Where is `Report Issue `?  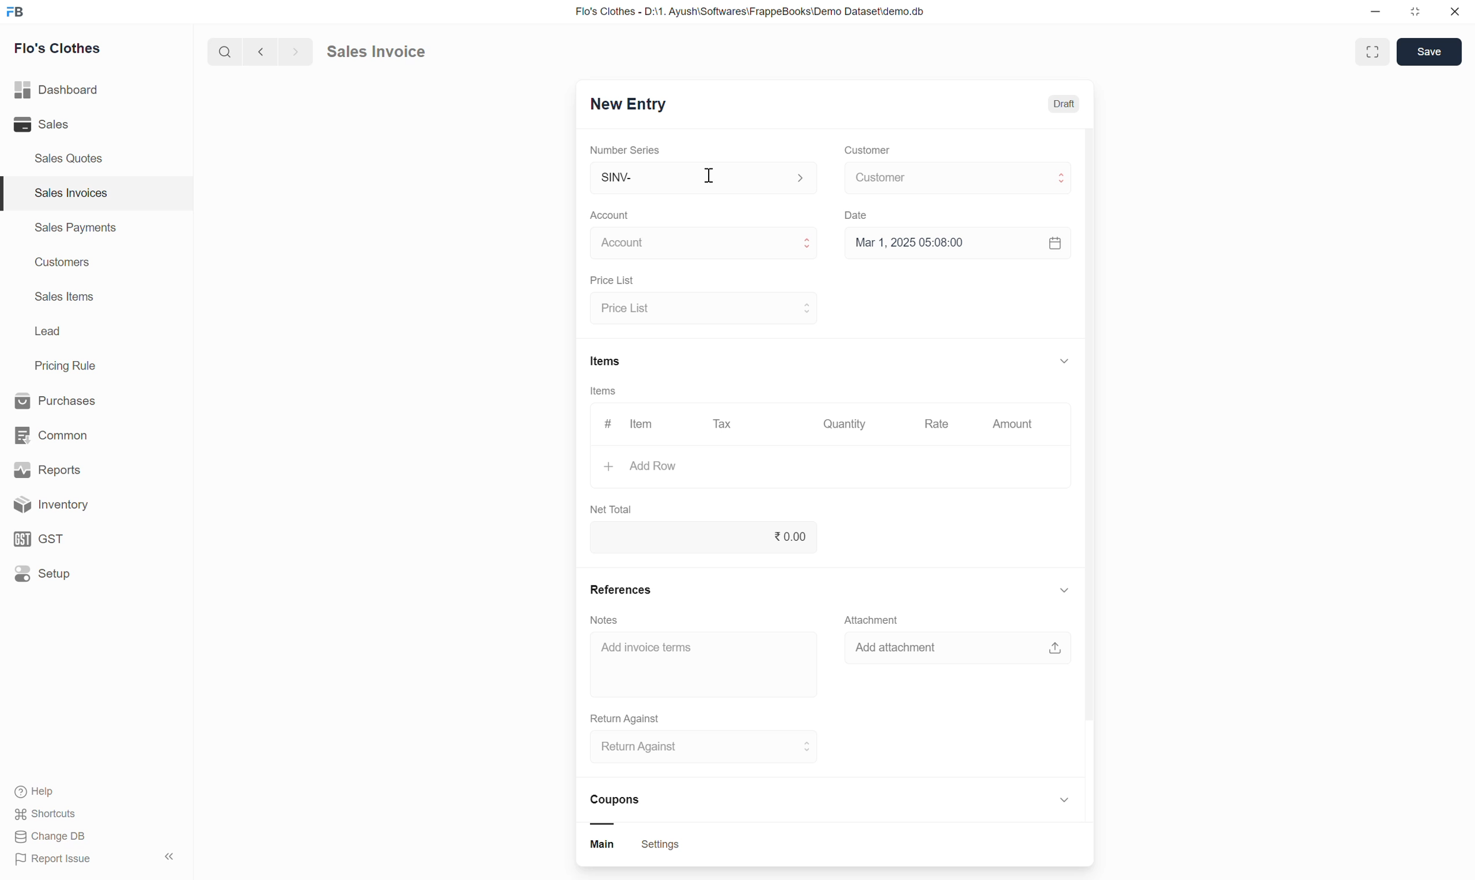 Report Issue  is located at coordinates (63, 861).